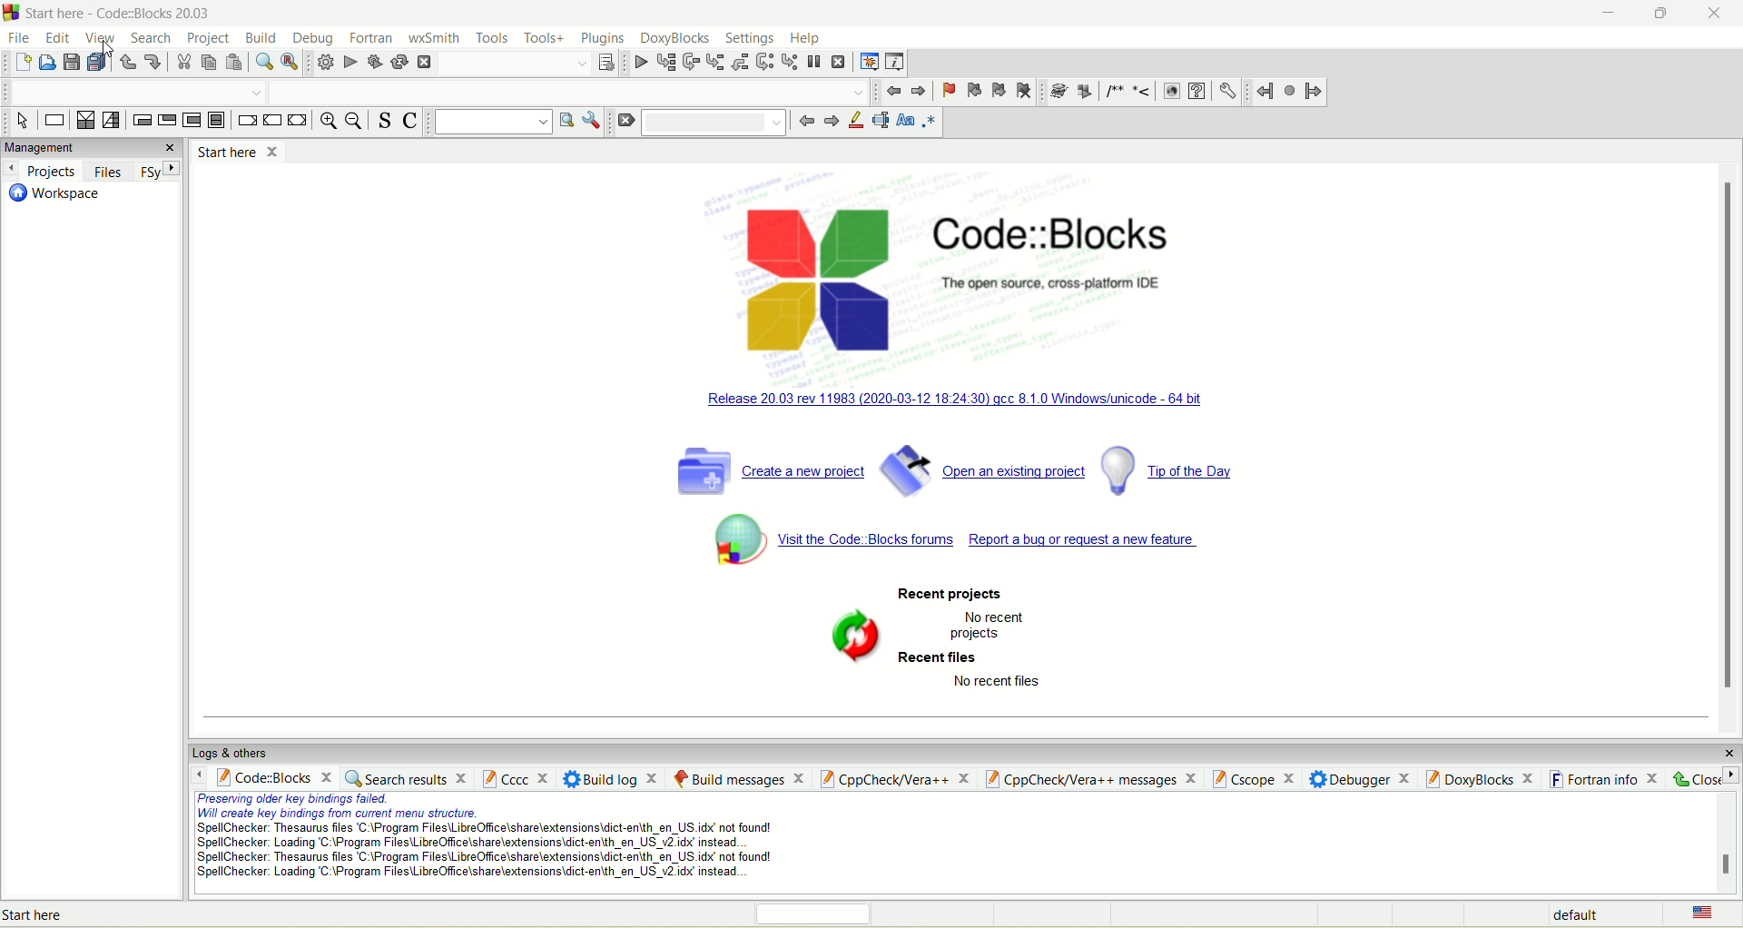 The width and height of the screenshot is (1743, 928). I want to click on boxyblocks, so click(1483, 777).